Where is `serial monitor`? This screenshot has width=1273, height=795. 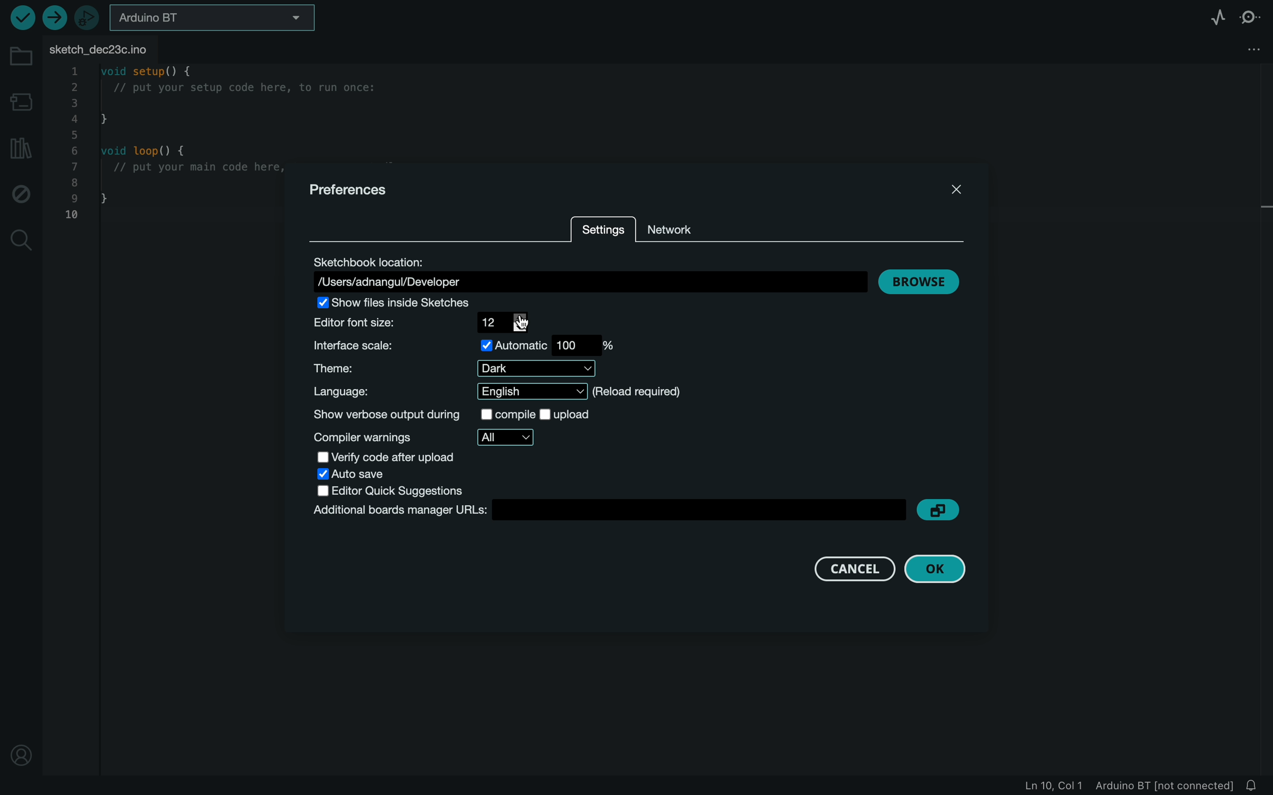 serial monitor is located at coordinates (1248, 16).